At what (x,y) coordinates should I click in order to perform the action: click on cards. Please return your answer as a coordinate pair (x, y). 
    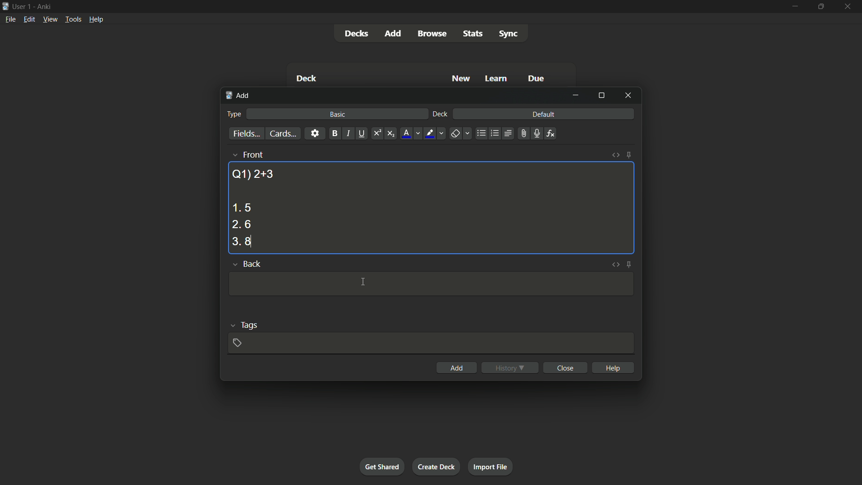
    Looking at the image, I should click on (282, 134).